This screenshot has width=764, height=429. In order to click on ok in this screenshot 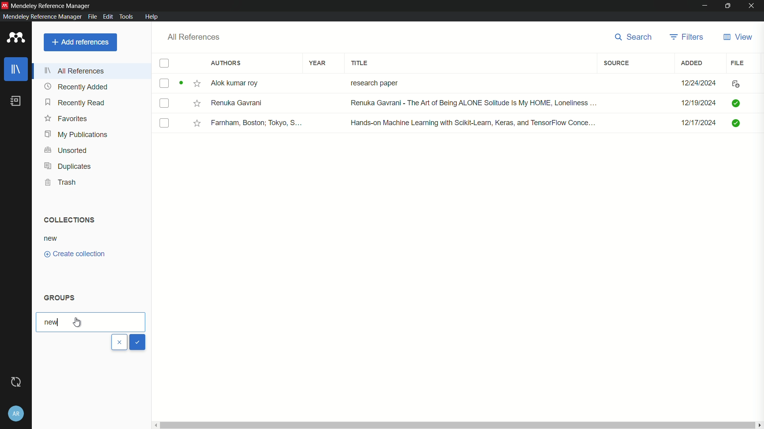, I will do `click(138, 342)`.